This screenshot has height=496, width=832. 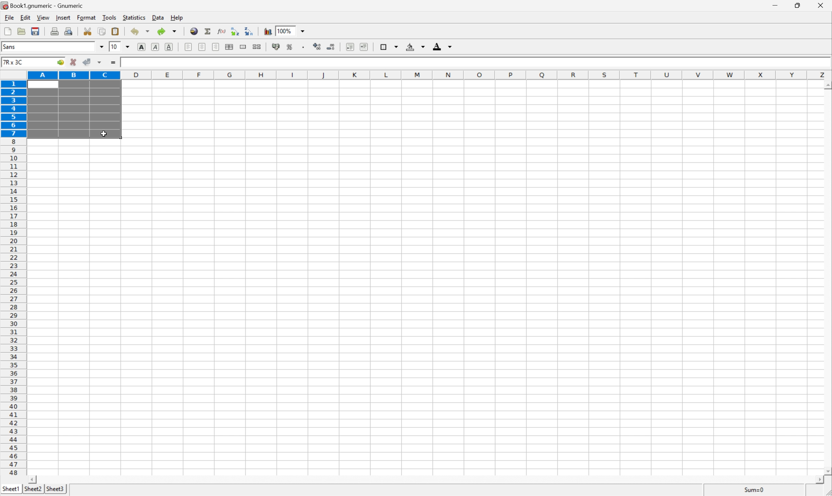 I want to click on scroll down, so click(x=827, y=472).